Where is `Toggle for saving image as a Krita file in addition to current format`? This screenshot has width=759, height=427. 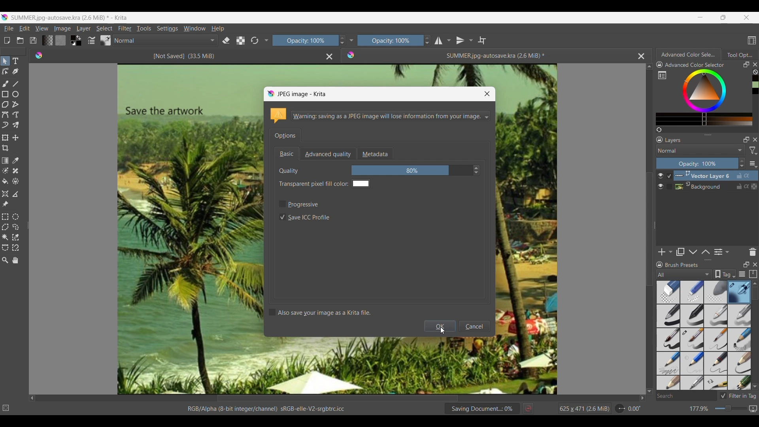
Toggle for saving image as a Krita file in addition to current format is located at coordinates (320, 312).